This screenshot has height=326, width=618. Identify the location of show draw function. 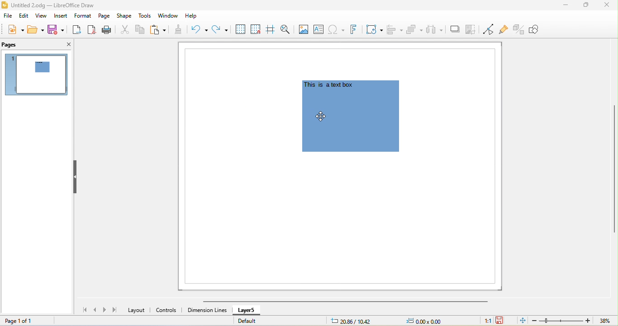
(539, 30).